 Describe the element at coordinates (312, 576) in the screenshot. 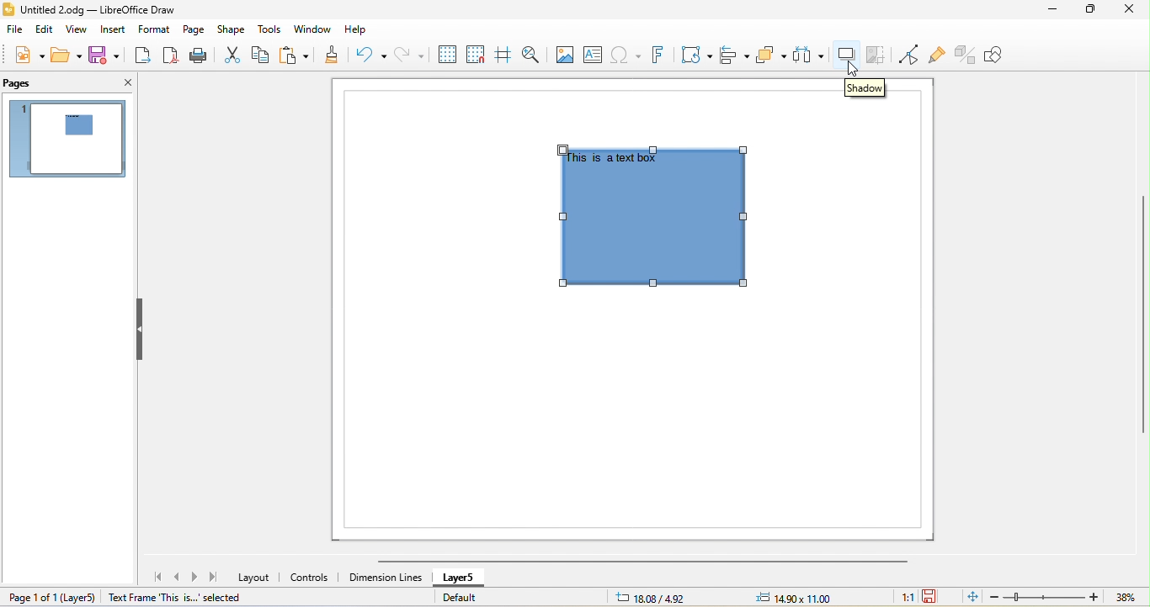

I see `controls` at that location.